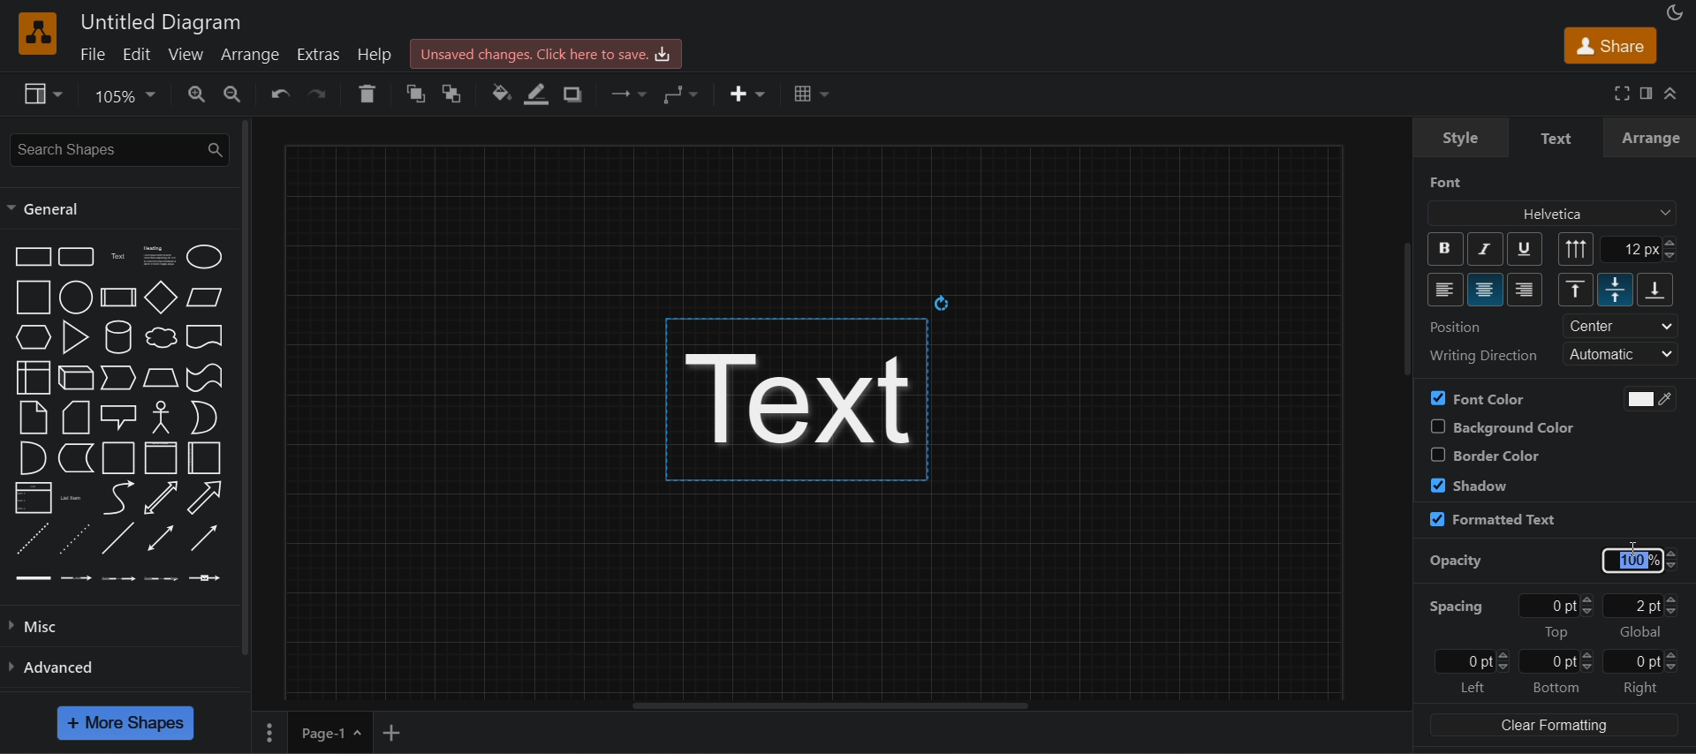  What do you see at coordinates (1556, 632) in the screenshot?
I see `top` at bounding box center [1556, 632].